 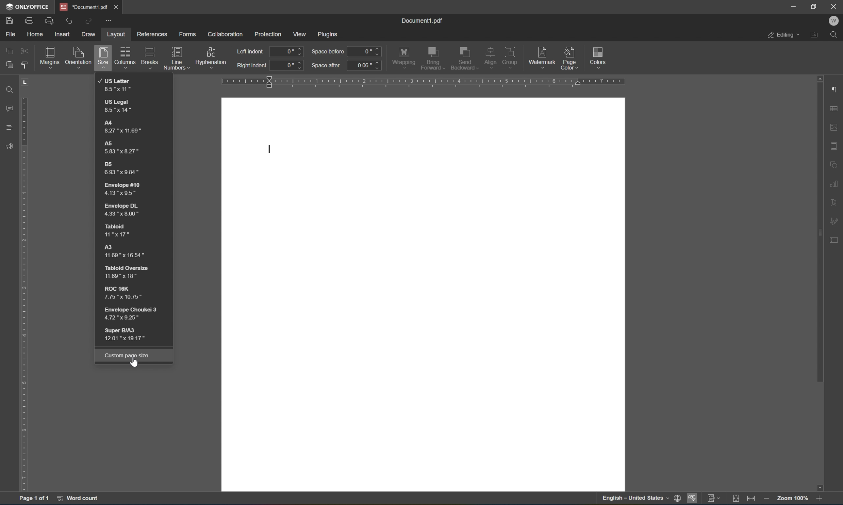 I want to click on space before, so click(x=327, y=52).